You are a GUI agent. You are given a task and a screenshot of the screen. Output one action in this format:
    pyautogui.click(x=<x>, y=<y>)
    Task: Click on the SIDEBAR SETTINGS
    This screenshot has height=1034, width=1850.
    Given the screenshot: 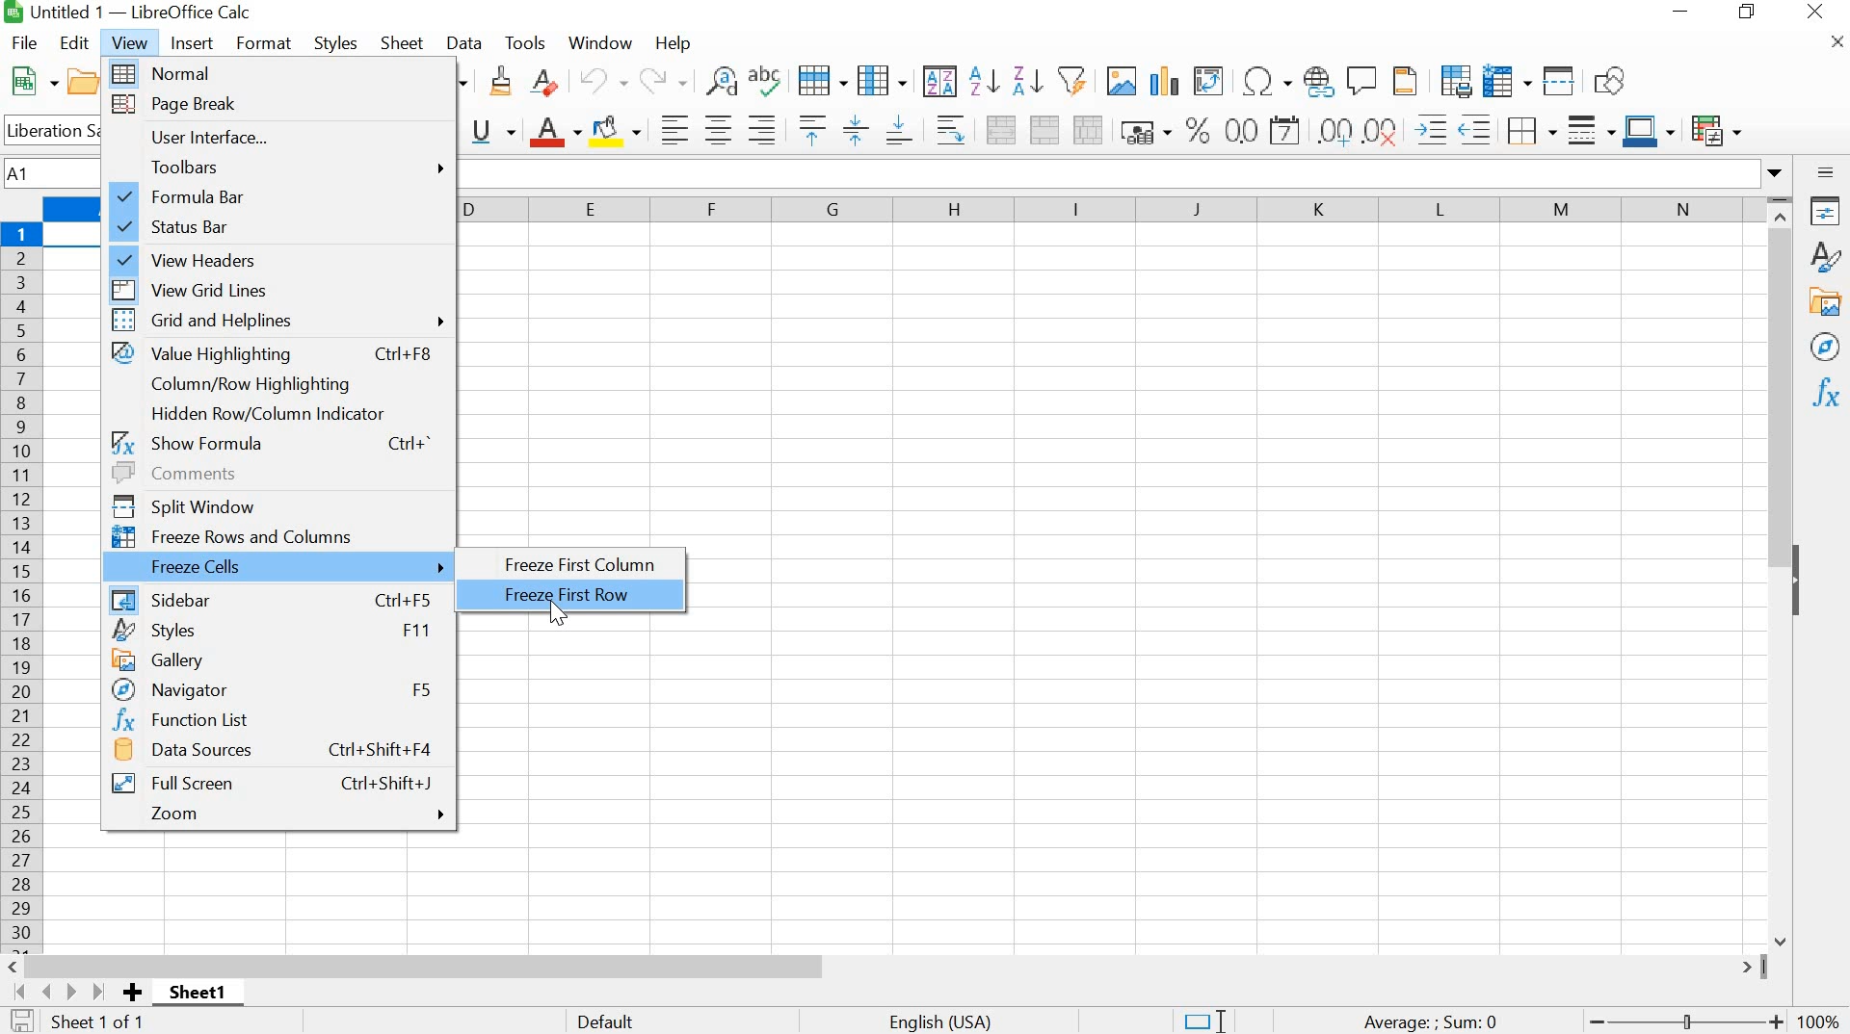 What is the action you would take?
    pyautogui.click(x=1826, y=173)
    